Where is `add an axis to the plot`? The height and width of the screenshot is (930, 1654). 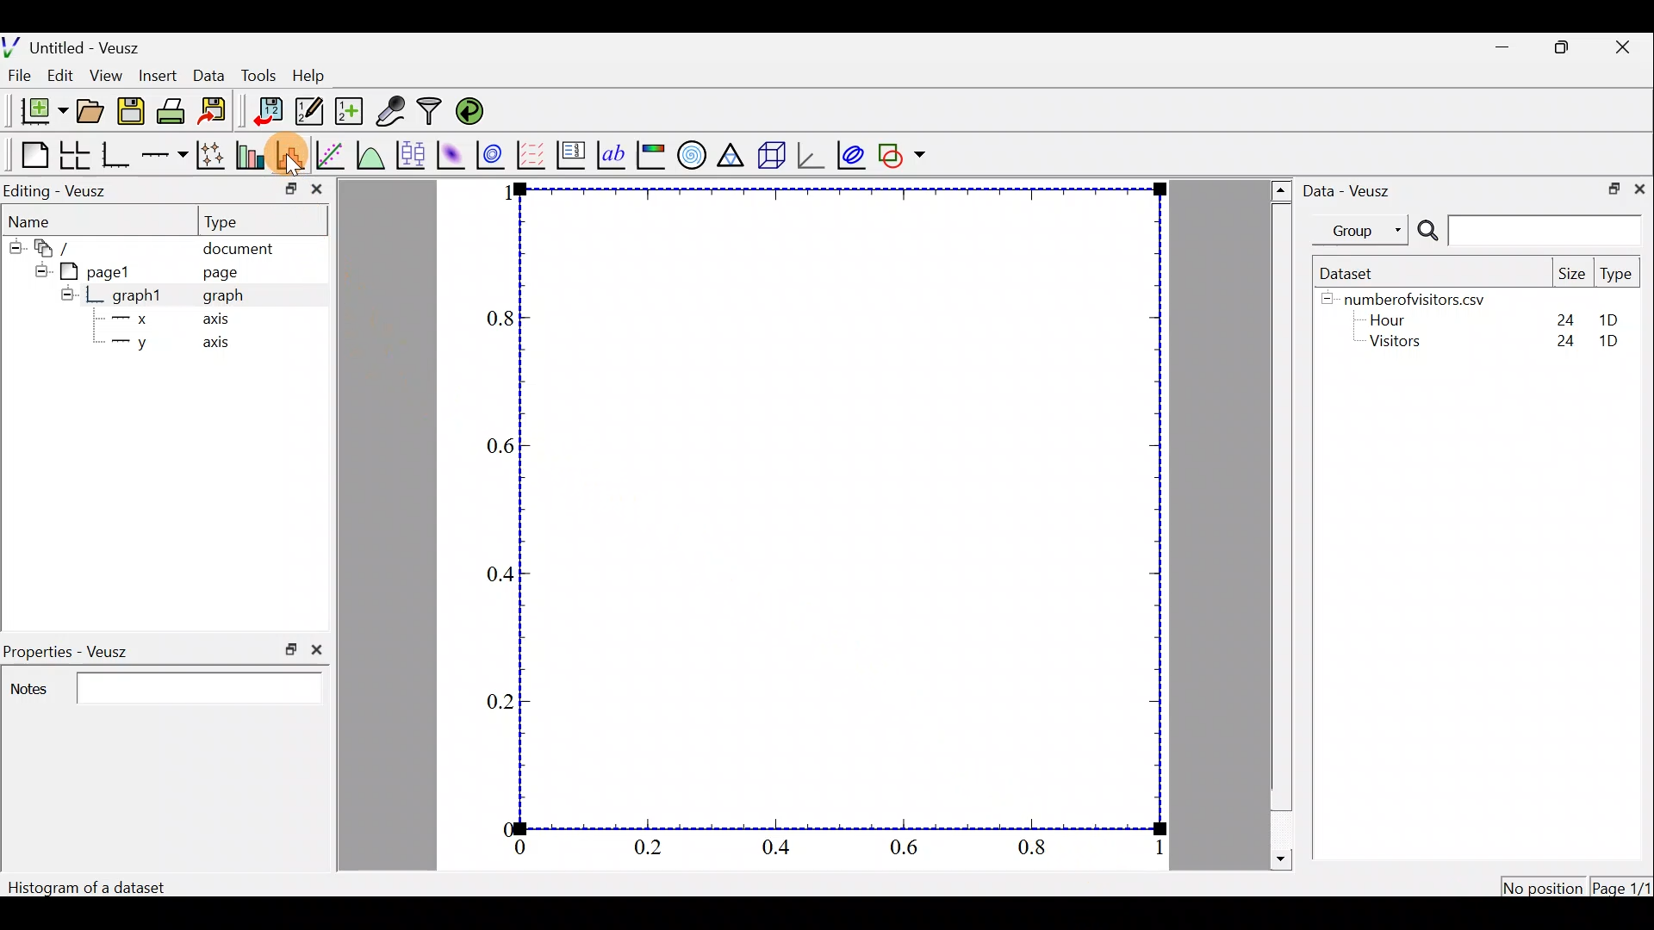
add an axis to the plot is located at coordinates (166, 153).